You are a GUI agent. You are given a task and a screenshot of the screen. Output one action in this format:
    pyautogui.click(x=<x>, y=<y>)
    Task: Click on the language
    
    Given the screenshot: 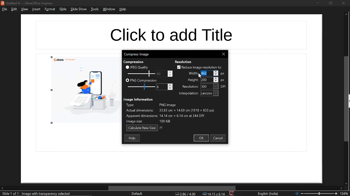 What is the action you would take?
    pyautogui.click(x=268, y=194)
    